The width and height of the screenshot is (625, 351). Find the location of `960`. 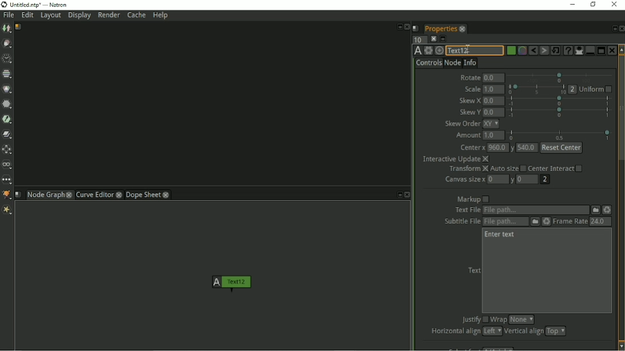

960 is located at coordinates (497, 147).